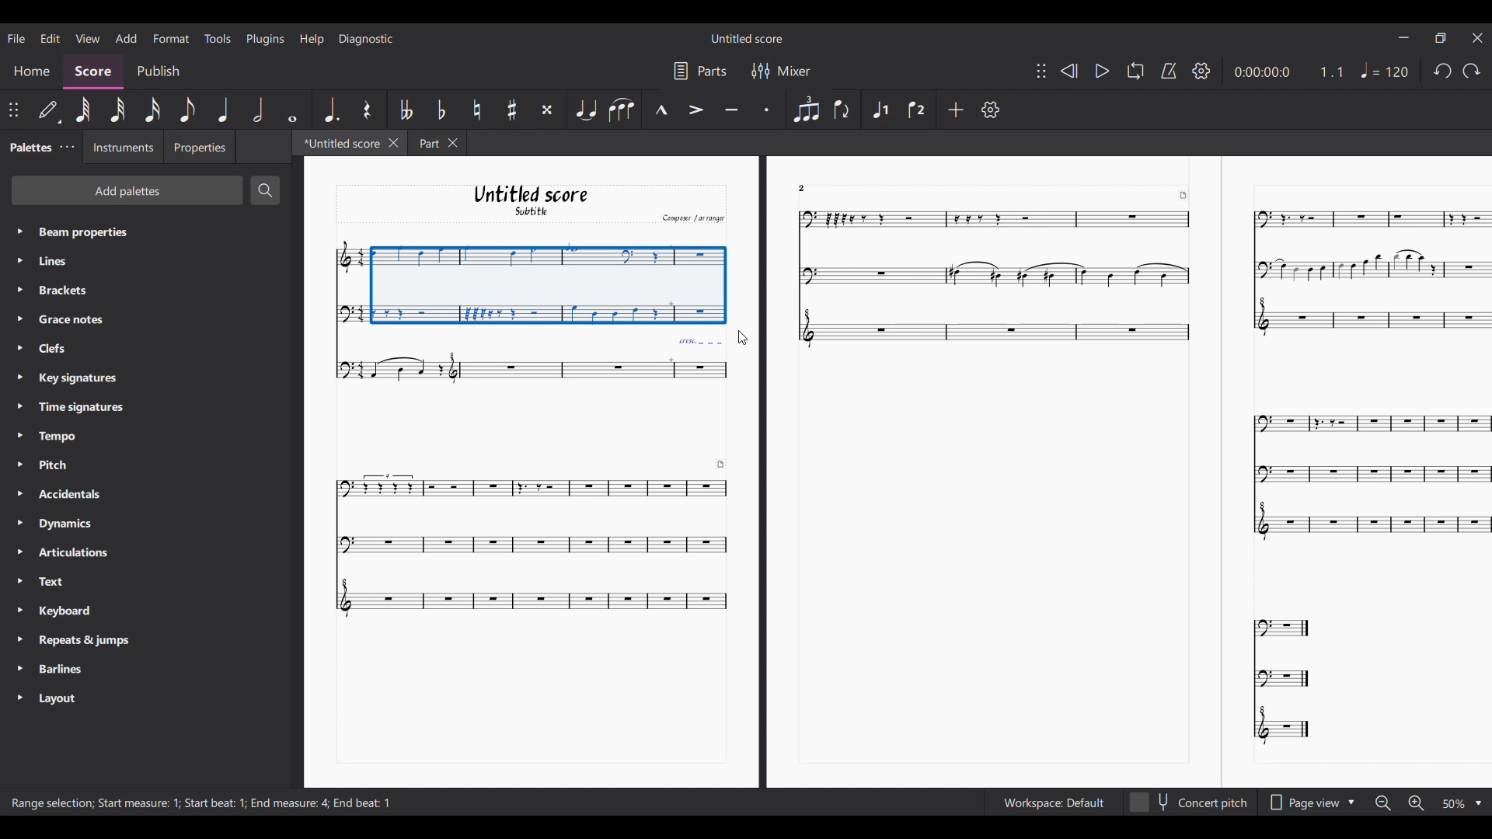  Describe the element at coordinates (1289, 71) in the screenshot. I see `Current duration and ratio` at that location.